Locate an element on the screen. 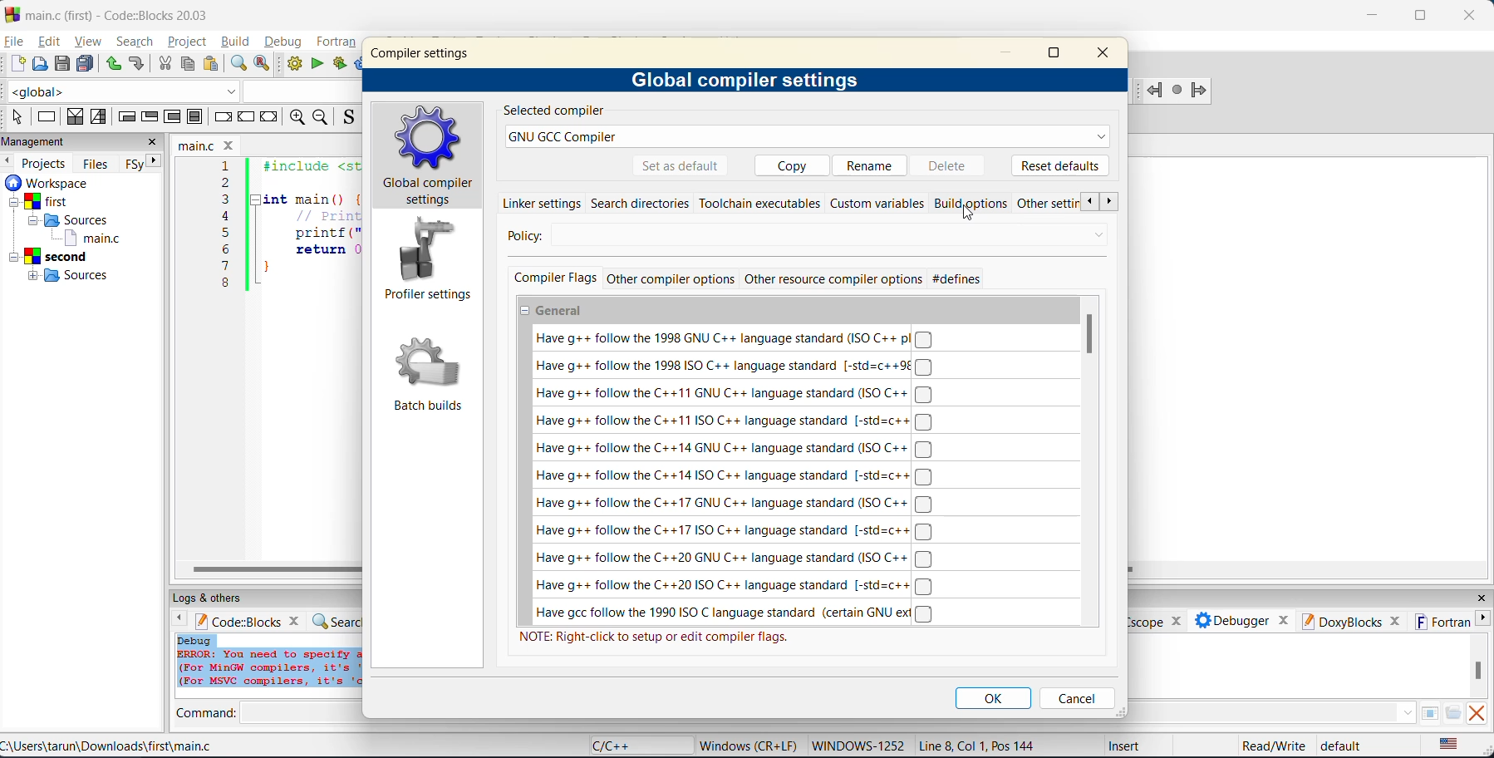 The image size is (1494, 758). view is located at coordinates (89, 41).